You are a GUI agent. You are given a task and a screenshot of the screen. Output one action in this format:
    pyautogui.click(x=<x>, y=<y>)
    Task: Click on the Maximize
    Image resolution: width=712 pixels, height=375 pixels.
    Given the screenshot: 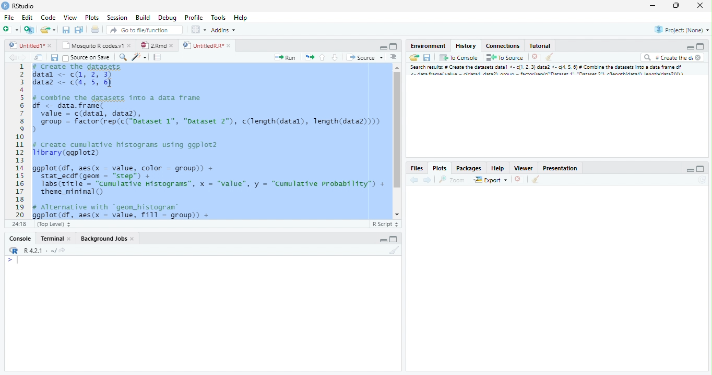 What is the action you would take?
    pyautogui.click(x=675, y=6)
    